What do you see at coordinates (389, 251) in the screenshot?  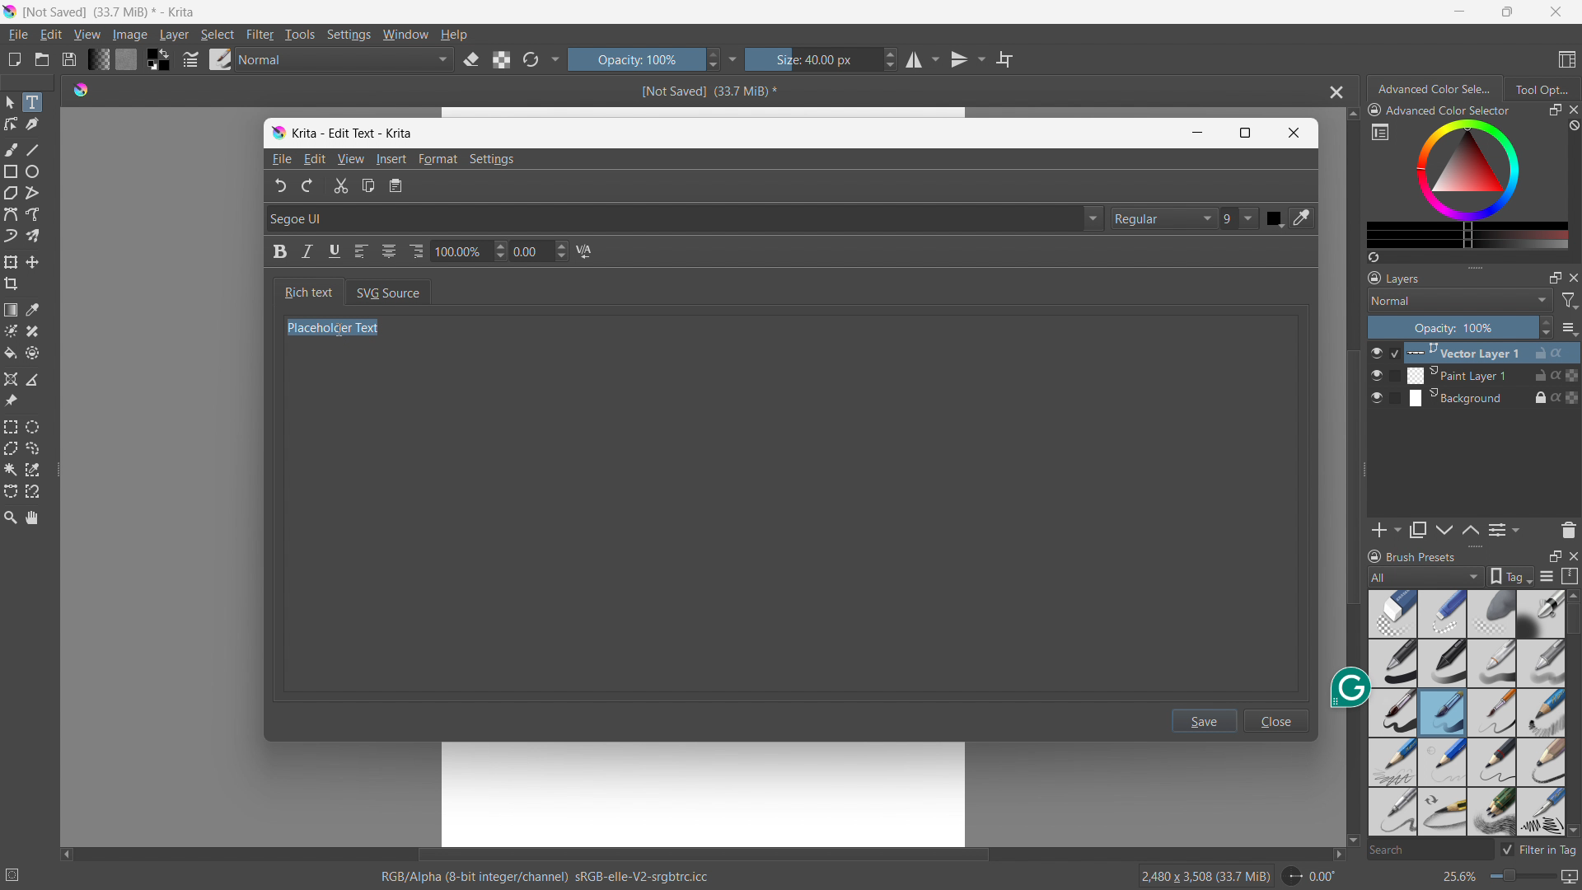 I see `align center` at bounding box center [389, 251].